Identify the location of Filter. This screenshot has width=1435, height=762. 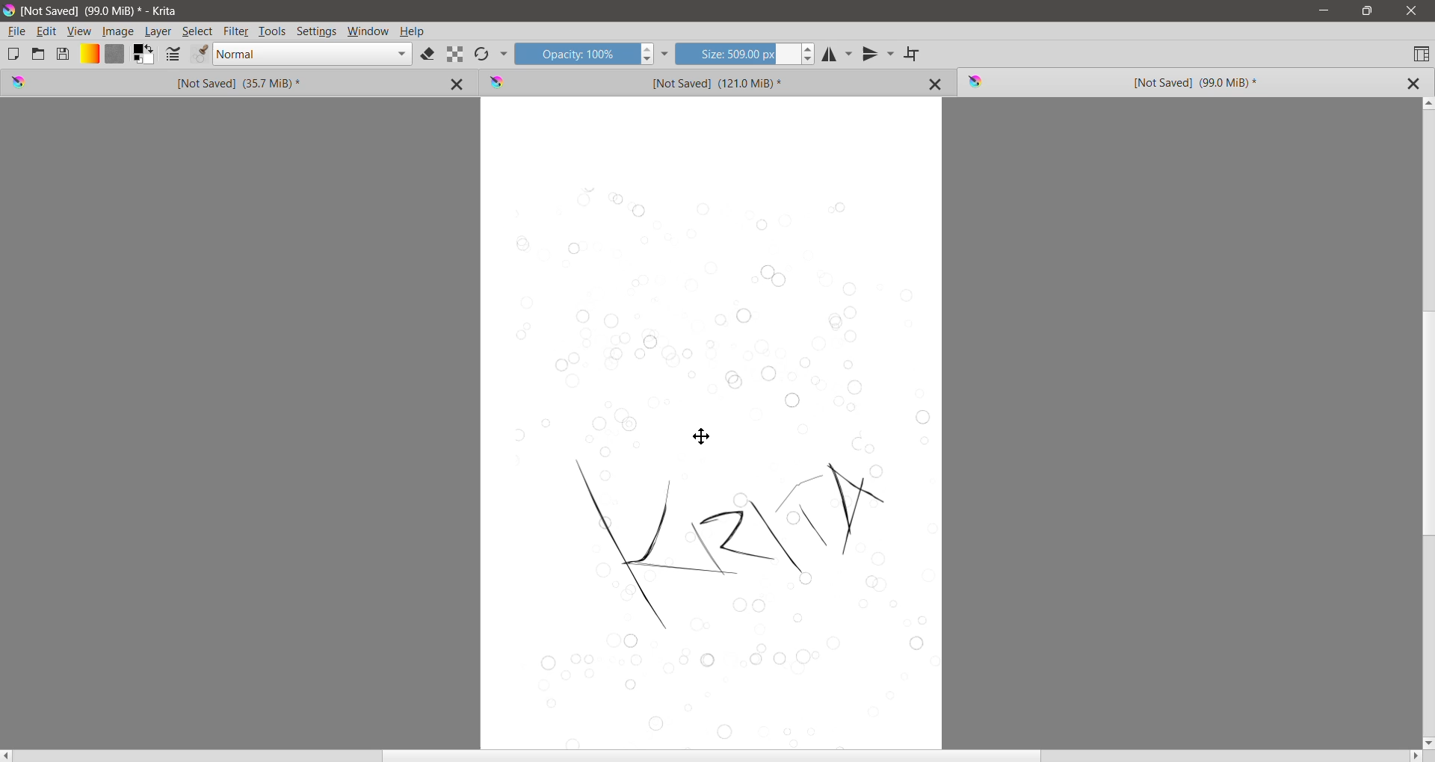
(236, 31).